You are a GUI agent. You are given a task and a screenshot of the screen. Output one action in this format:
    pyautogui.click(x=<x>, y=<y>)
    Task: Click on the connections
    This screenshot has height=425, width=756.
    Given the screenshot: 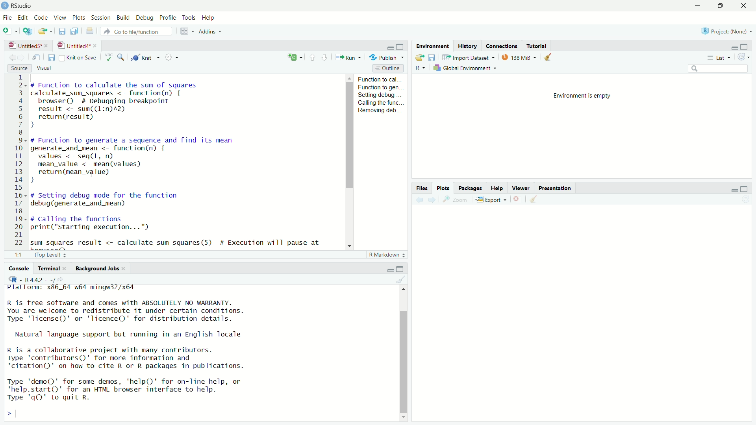 What is the action you would take?
    pyautogui.click(x=501, y=45)
    